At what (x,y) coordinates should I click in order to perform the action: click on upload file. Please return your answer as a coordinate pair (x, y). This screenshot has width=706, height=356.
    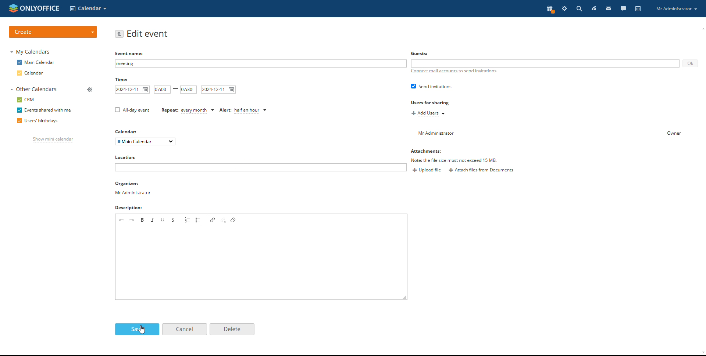
    Looking at the image, I should click on (428, 171).